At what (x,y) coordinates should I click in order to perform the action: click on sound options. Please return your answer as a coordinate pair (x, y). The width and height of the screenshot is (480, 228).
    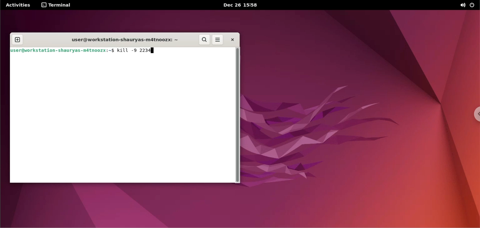
    Looking at the image, I should click on (464, 5).